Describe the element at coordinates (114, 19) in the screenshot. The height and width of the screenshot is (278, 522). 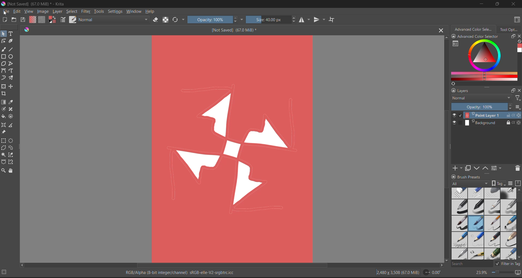
I see `normal` at that location.